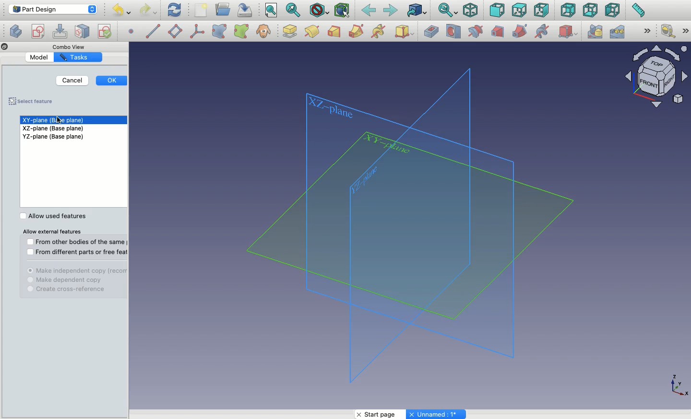  What do you see at coordinates (667, 32) in the screenshot?
I see `Measure linear` at bounding box center [667, 32].